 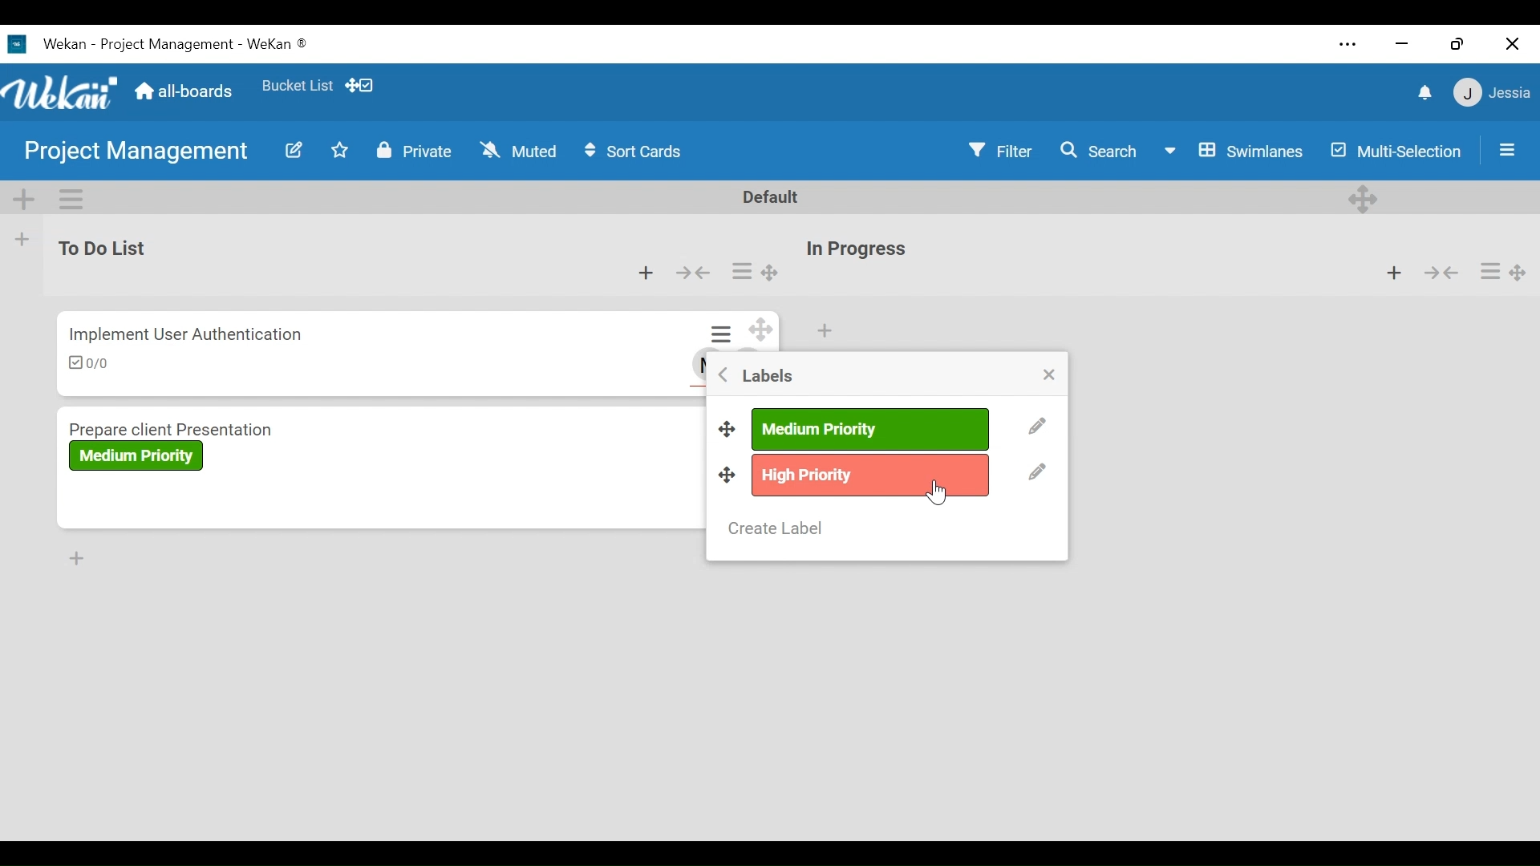 What do you see at coordinates (294, 150) in the screenshot?
I see `Edit` at bounding box center [294, 150].